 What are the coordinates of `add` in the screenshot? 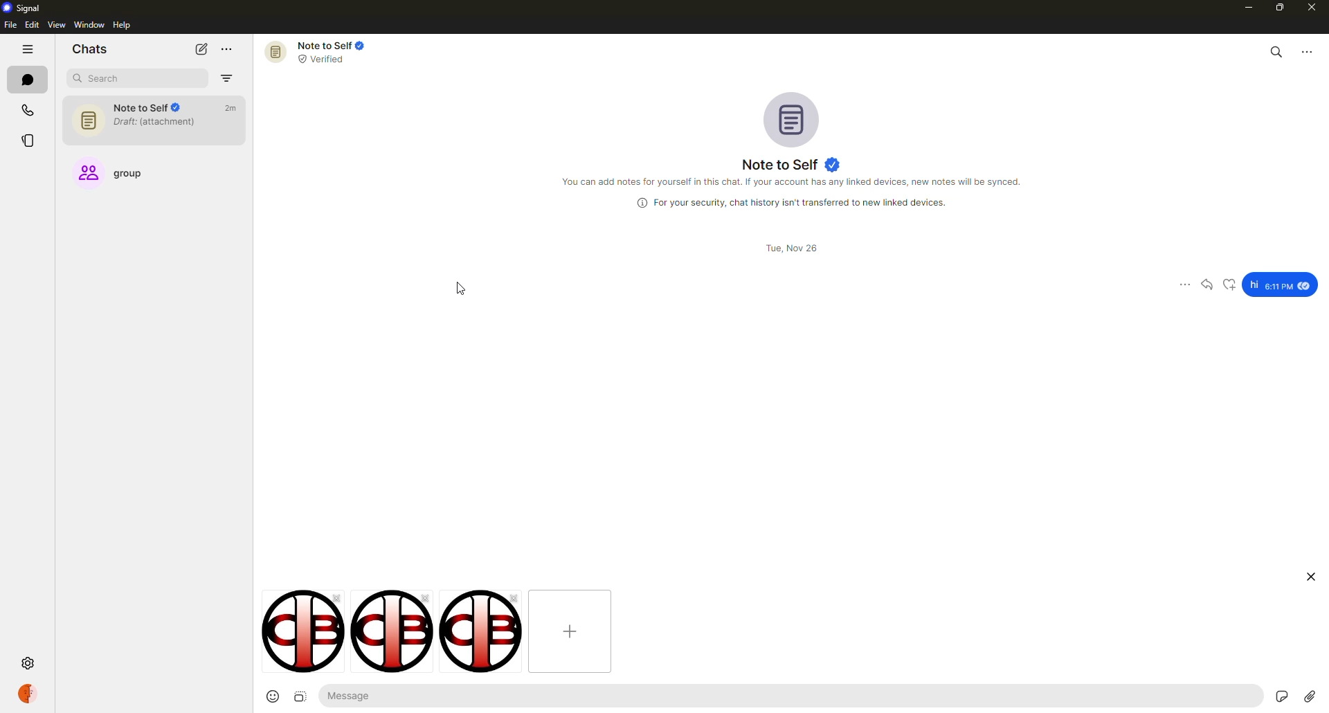 It's located at (572, 629).